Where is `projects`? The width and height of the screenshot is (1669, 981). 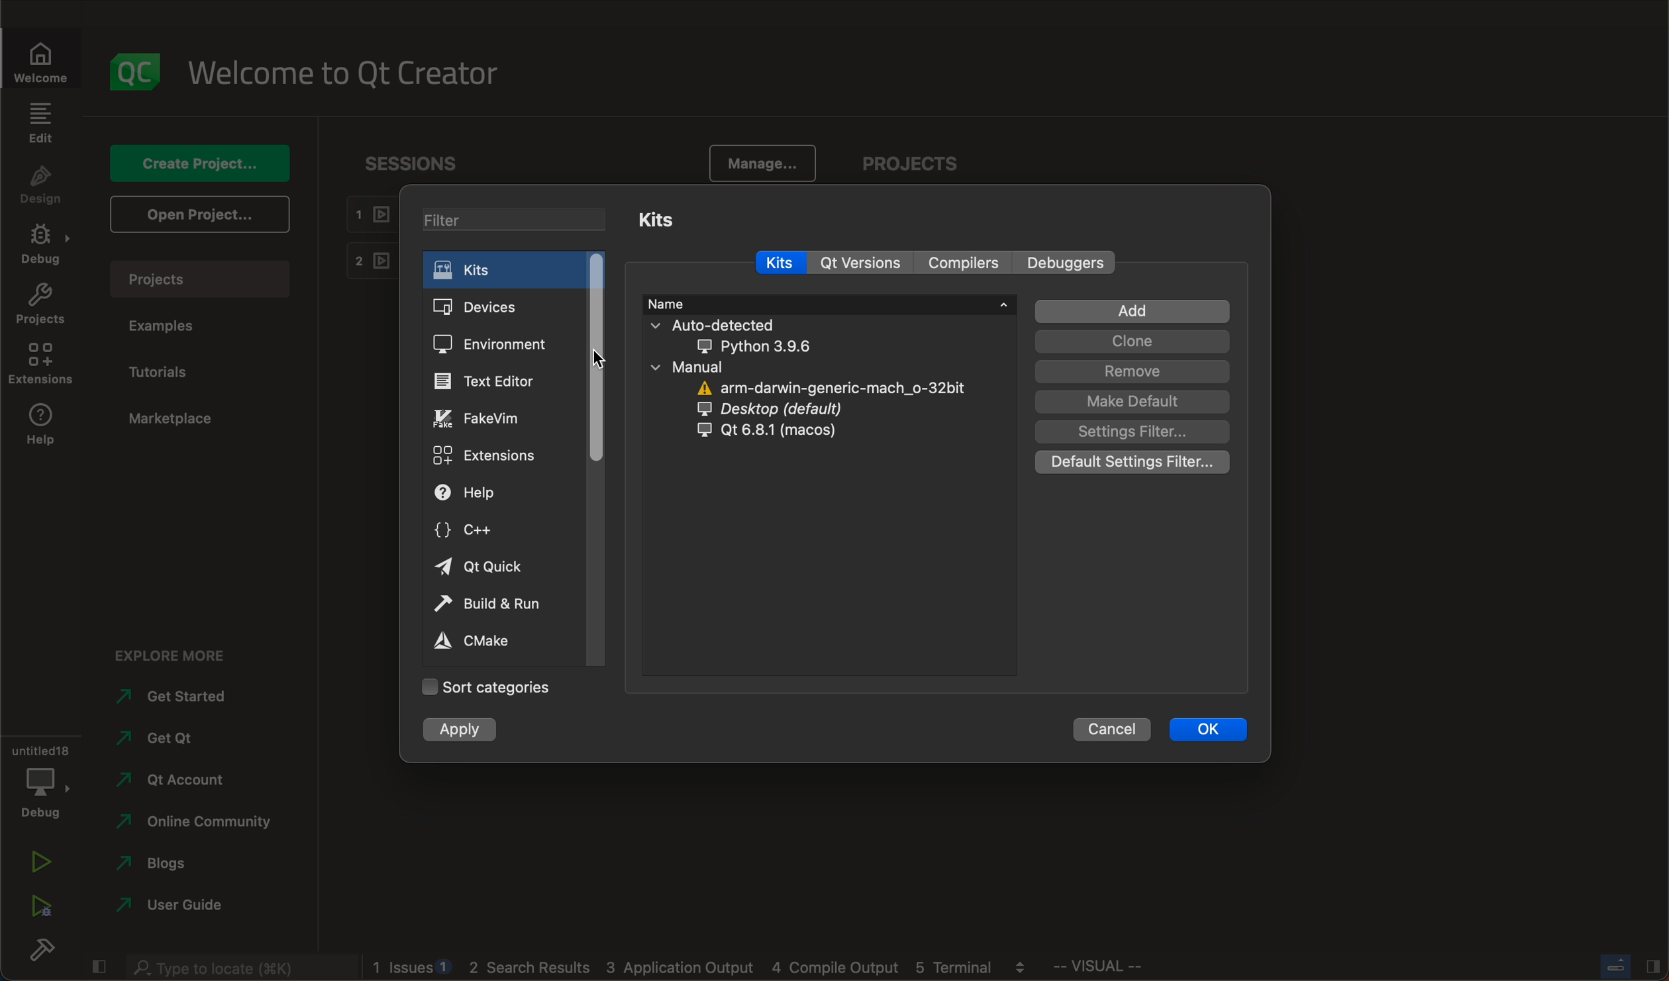
projects is located at coordinates (909, 159).